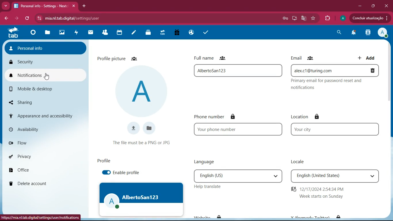  What do you see at coordinates (162, 34) in the screenshot?
I see `tab` at bounding box center [162, 34].